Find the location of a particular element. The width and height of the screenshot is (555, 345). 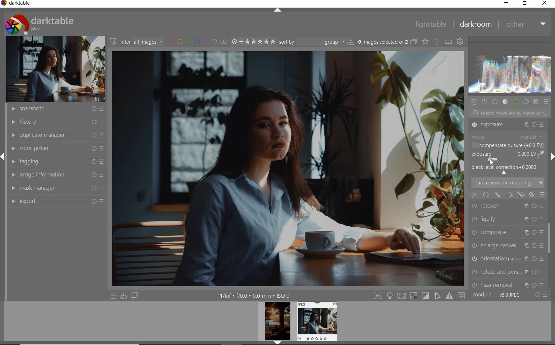

ORIENTATION is located at coordinates (509, 217).